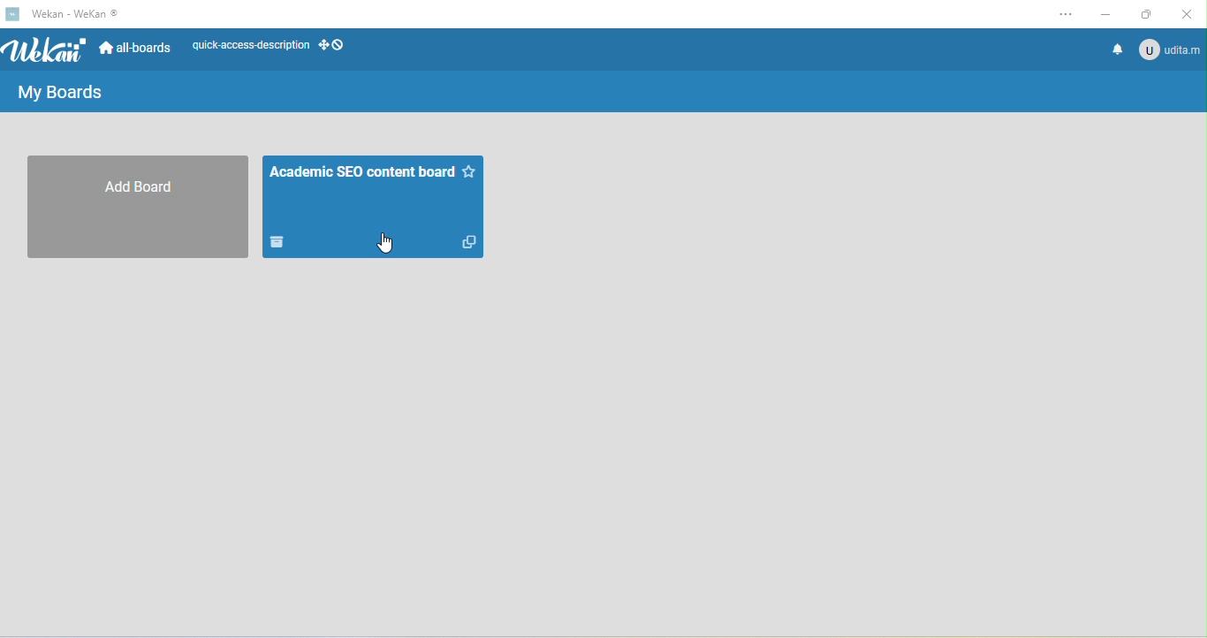 This screenshot has height=638, width=1207. What do you see at coordinates (246, 46) in the screenshot?
I see `quick access description` at bounding box center [246, 46].